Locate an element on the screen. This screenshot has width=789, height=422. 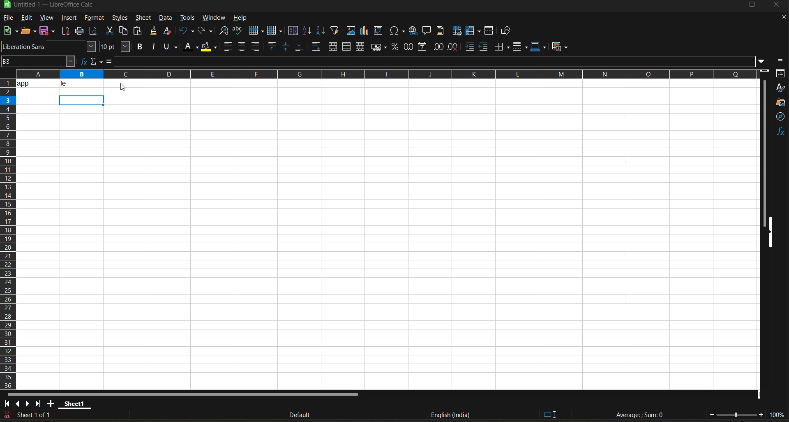
horizontal scroll bar is located at coordinates (182, 394).